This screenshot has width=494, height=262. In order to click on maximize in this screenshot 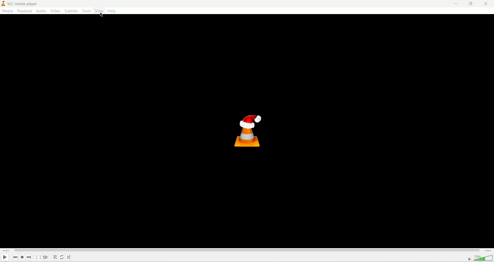, I will do `click(470, 4)`.